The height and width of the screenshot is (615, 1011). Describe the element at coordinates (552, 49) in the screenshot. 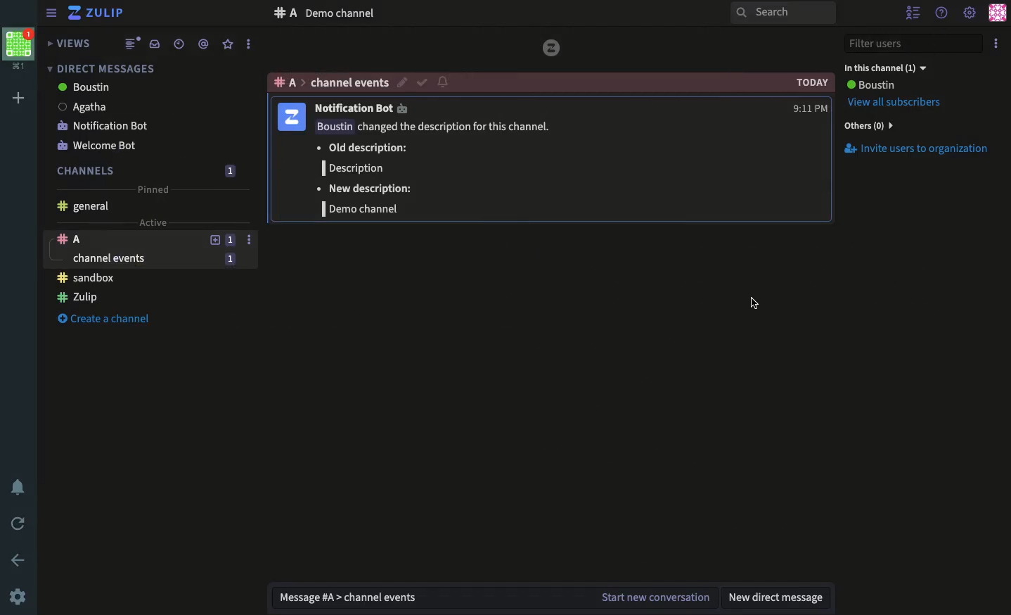

I see `zulip logo` at that location.